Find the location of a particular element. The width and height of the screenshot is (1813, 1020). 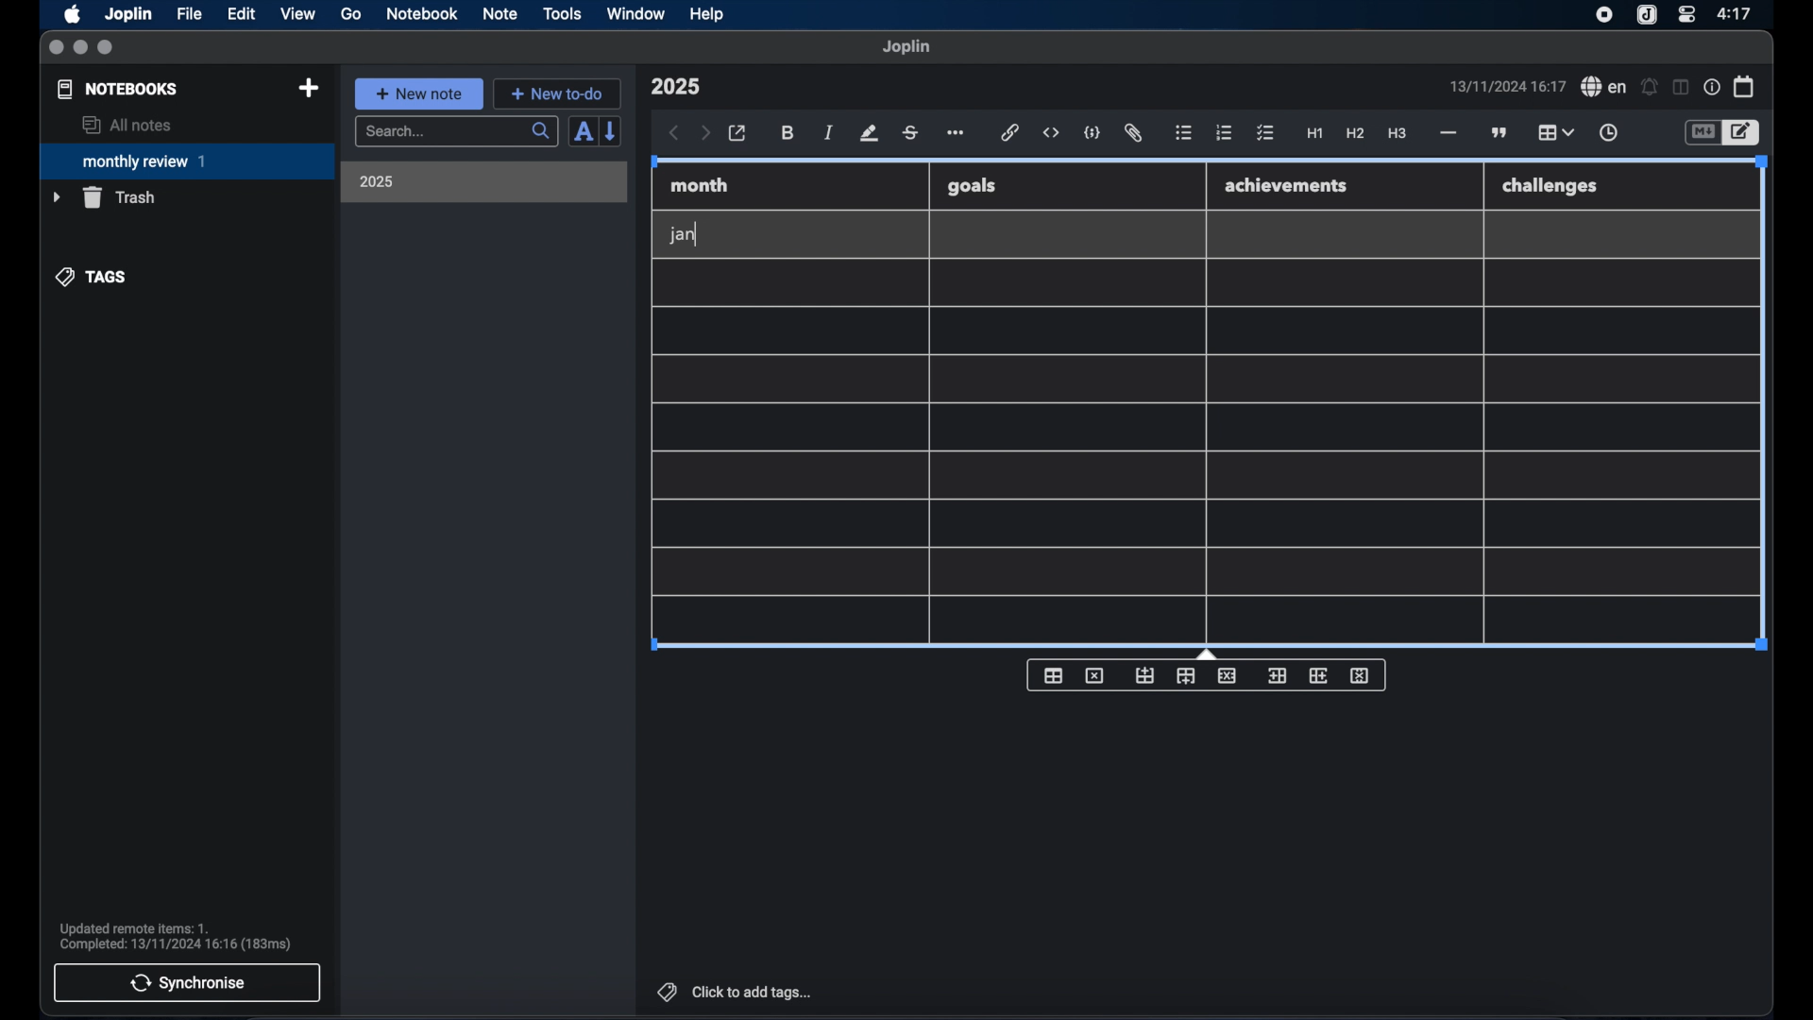

2025 is located at coordinates (377, 181).